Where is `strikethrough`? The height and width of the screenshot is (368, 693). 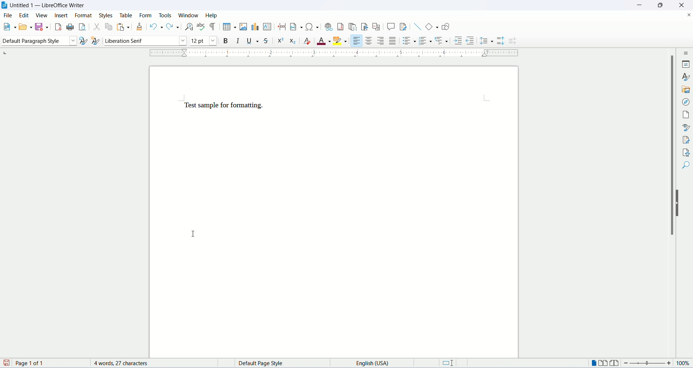 strikethrough is located at coordinates (268, 40).